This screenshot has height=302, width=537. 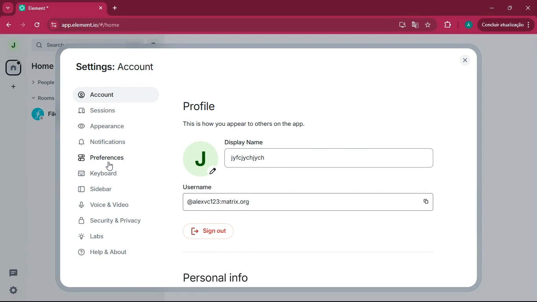 I want to click on Cursor, so click(x=109, y=166).